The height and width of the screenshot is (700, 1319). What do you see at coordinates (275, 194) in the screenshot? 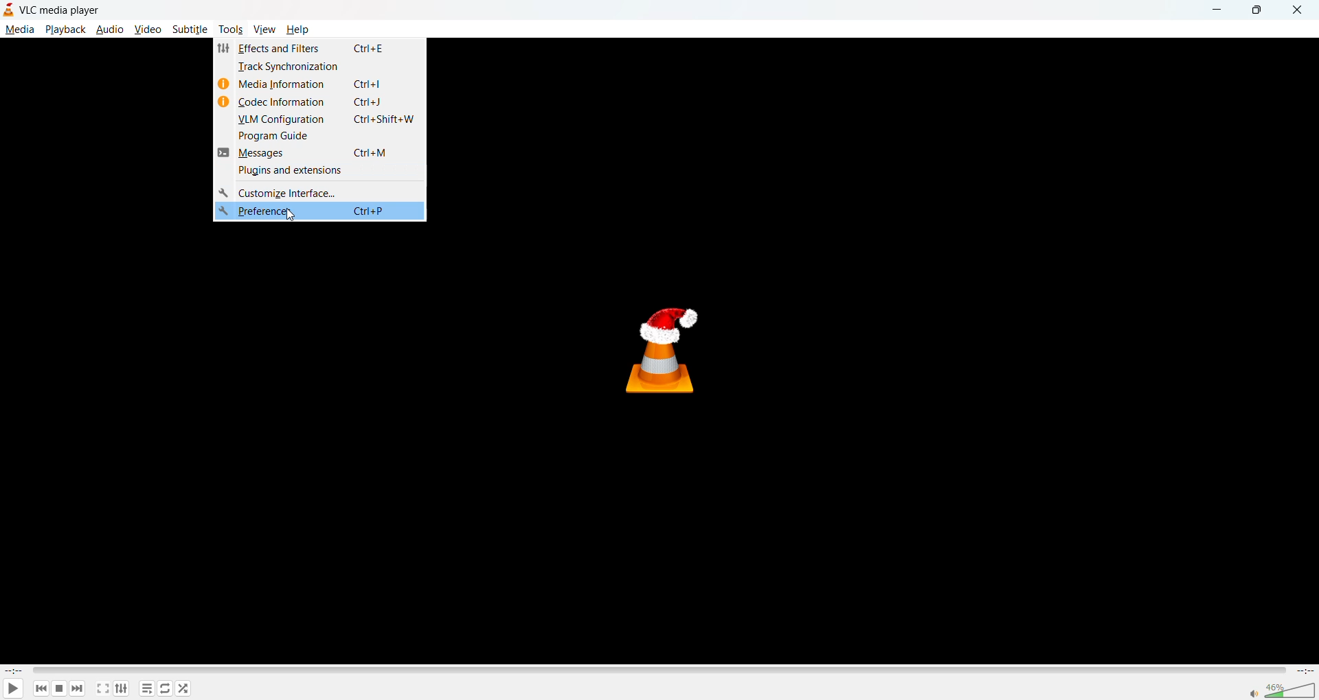
I see `customize interface` at bounding box center [275, 194].